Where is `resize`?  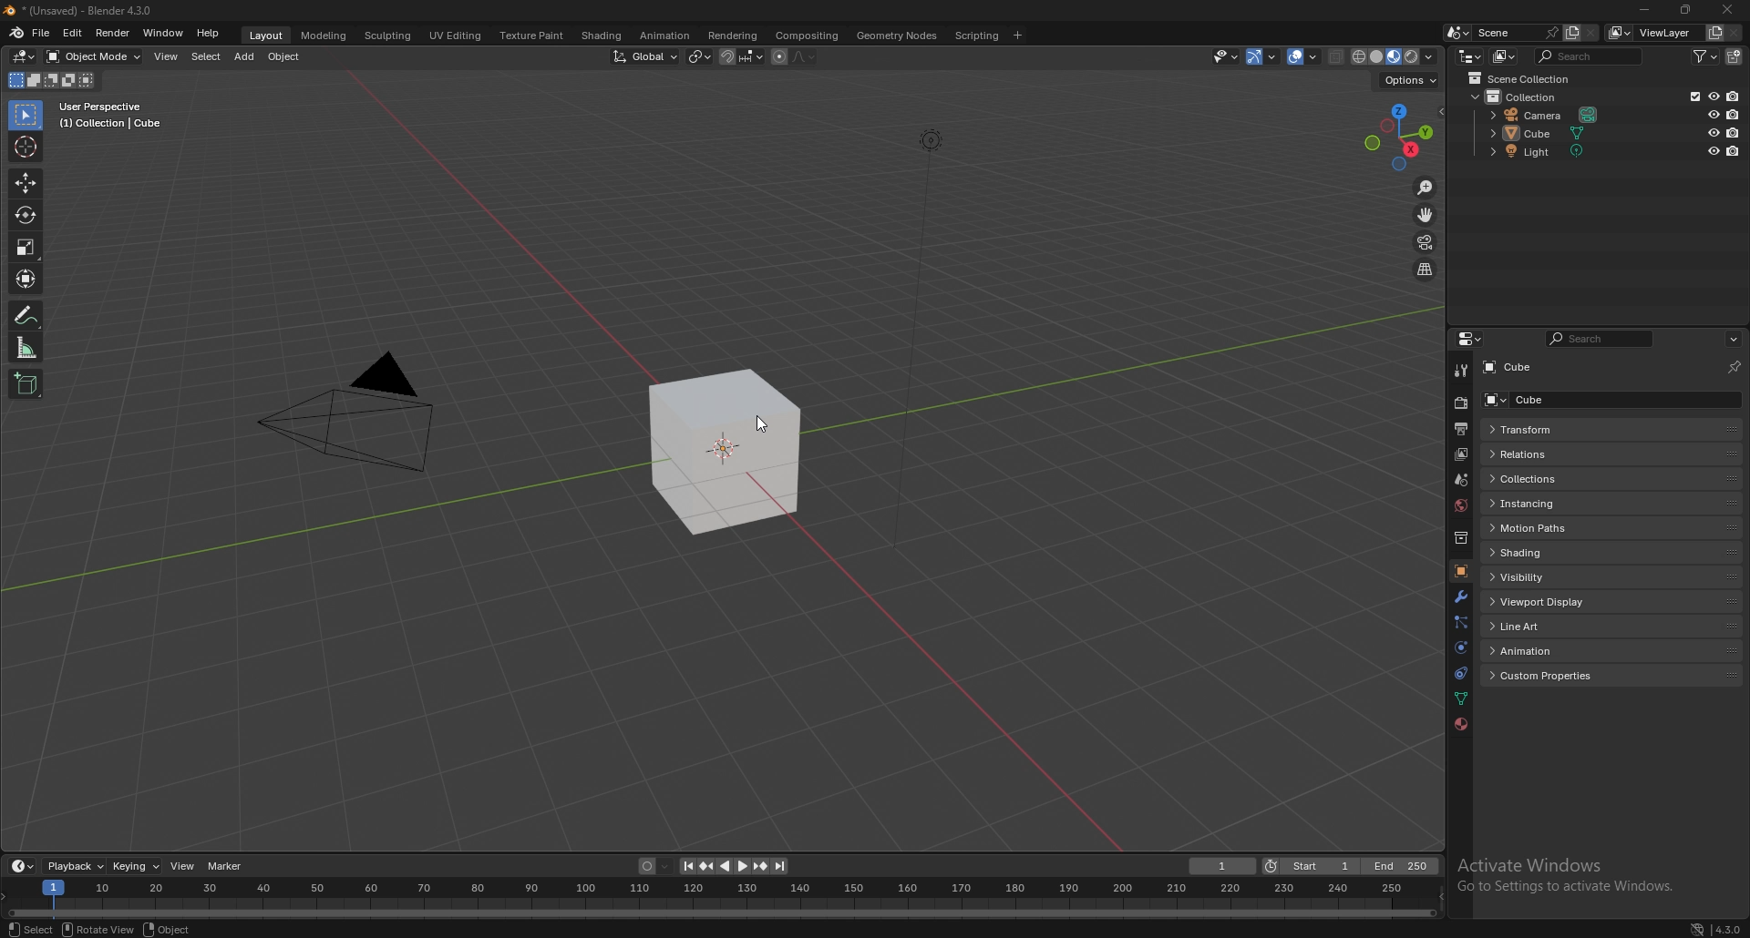
resize is located at coordinates (1687, 10).